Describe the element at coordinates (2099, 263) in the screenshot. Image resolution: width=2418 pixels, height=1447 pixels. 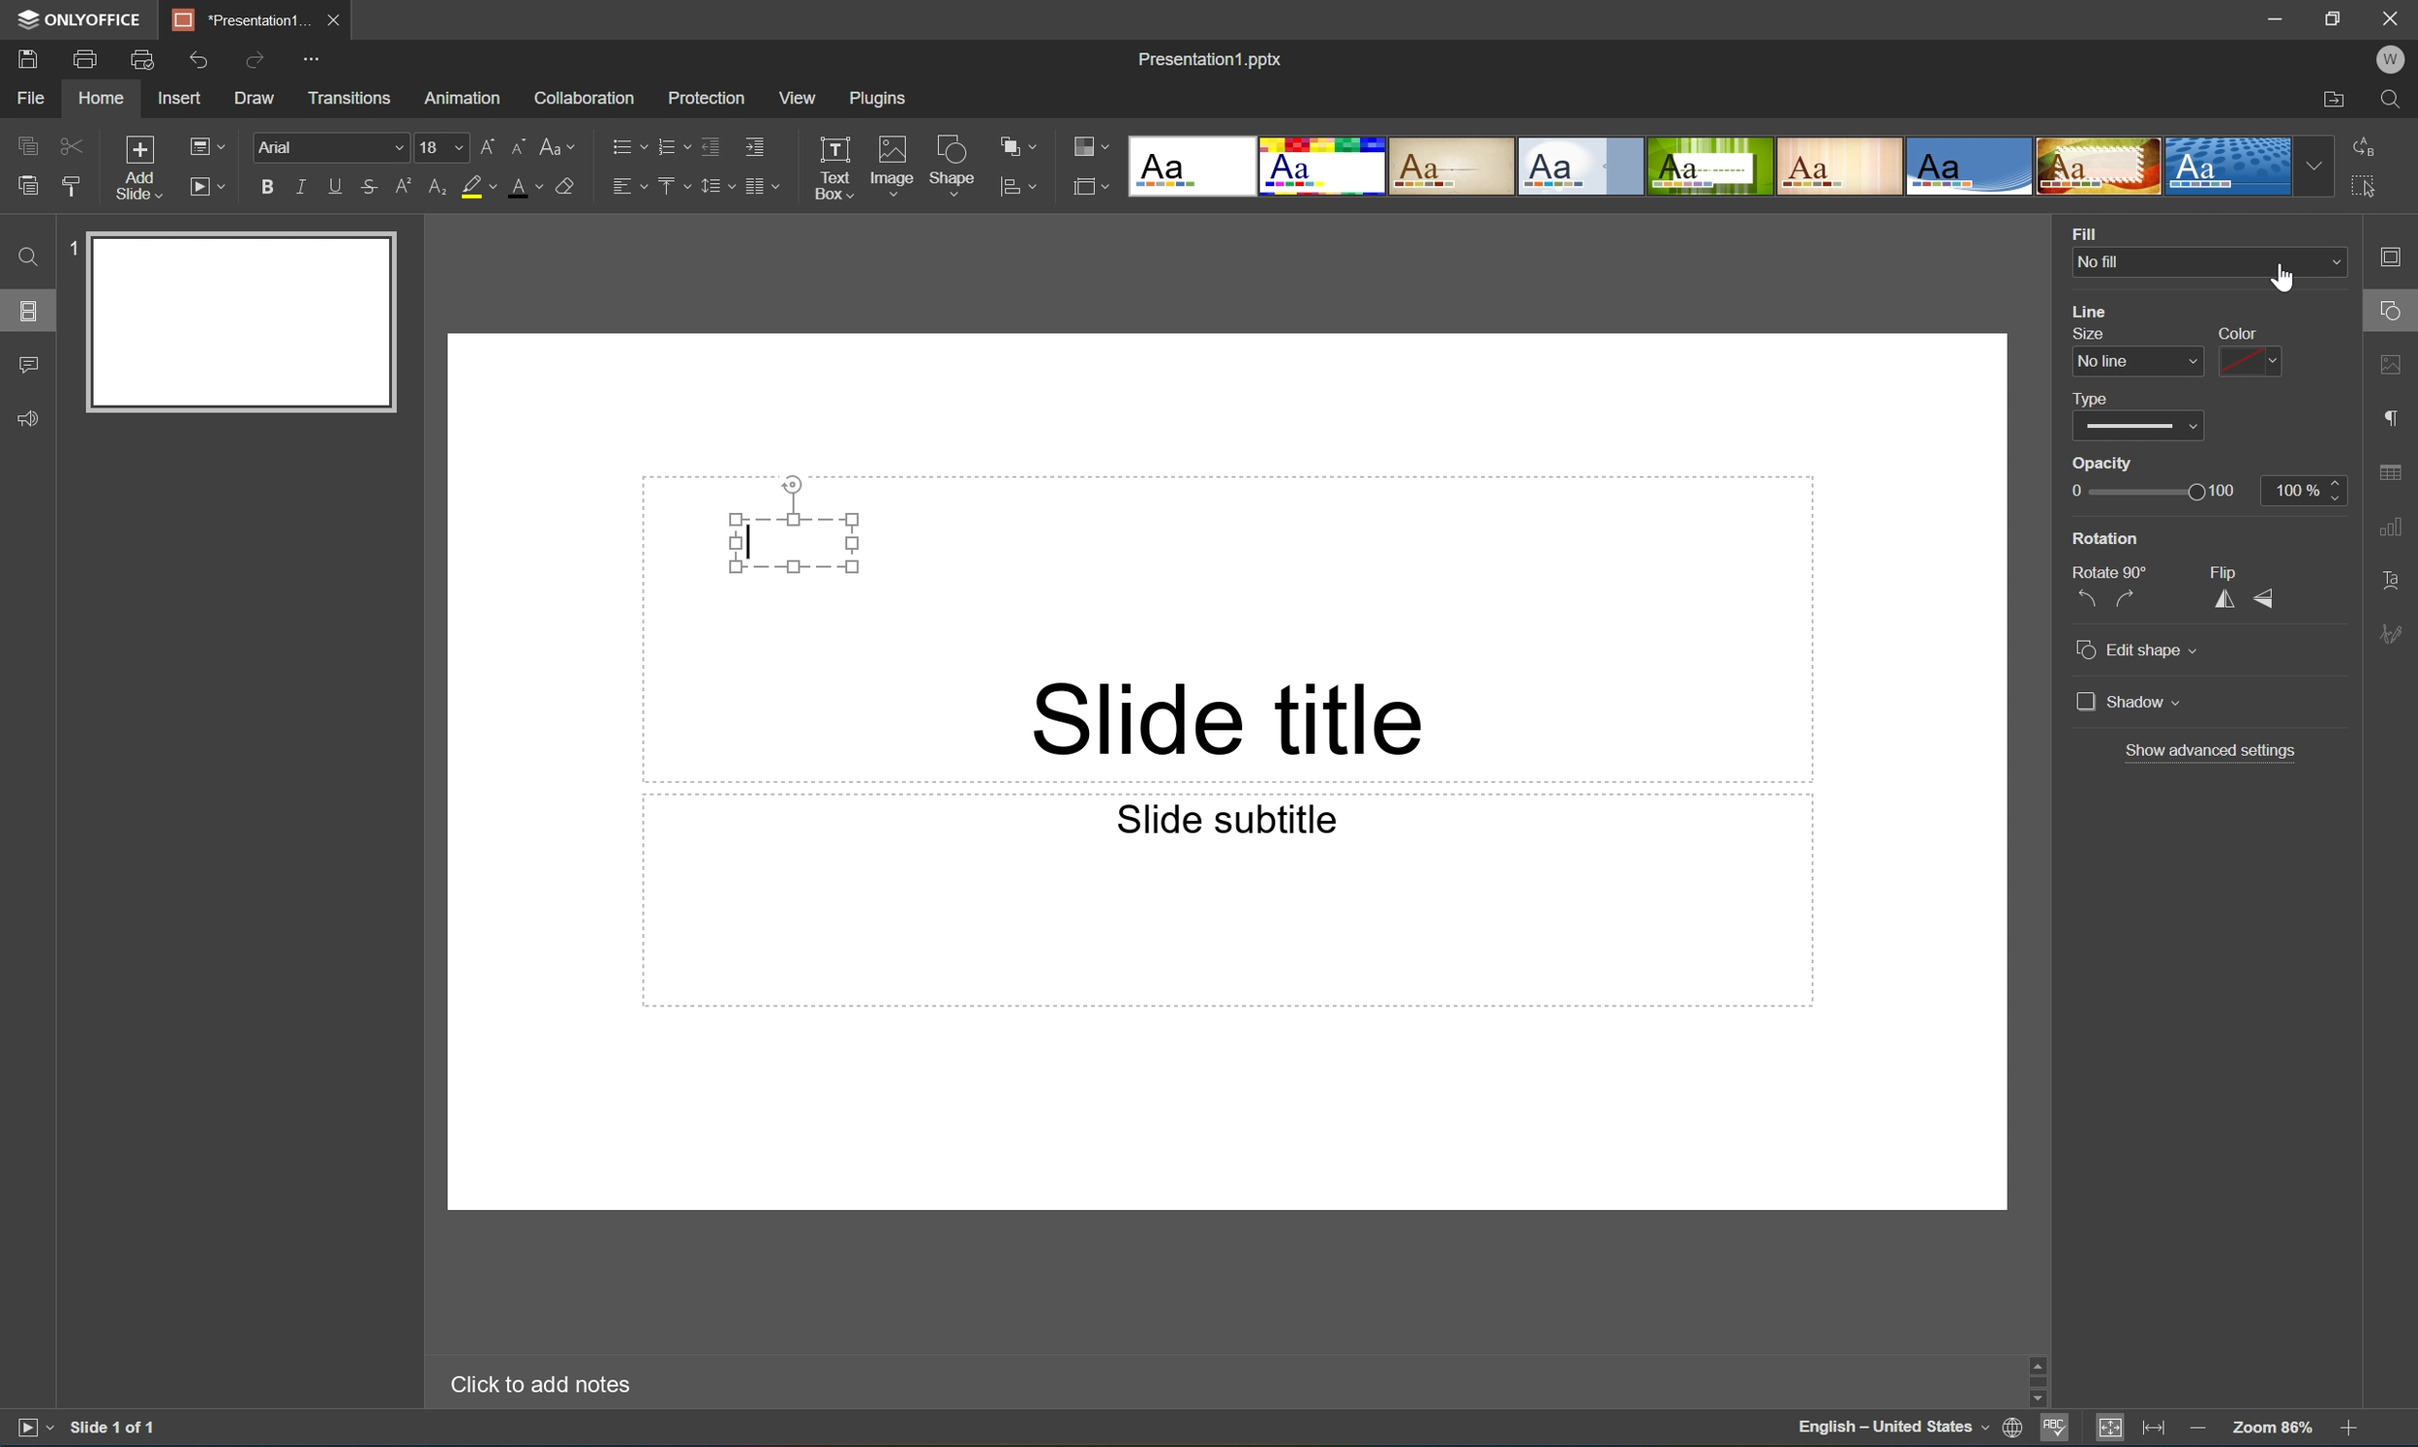
I see `No fill` at that location.